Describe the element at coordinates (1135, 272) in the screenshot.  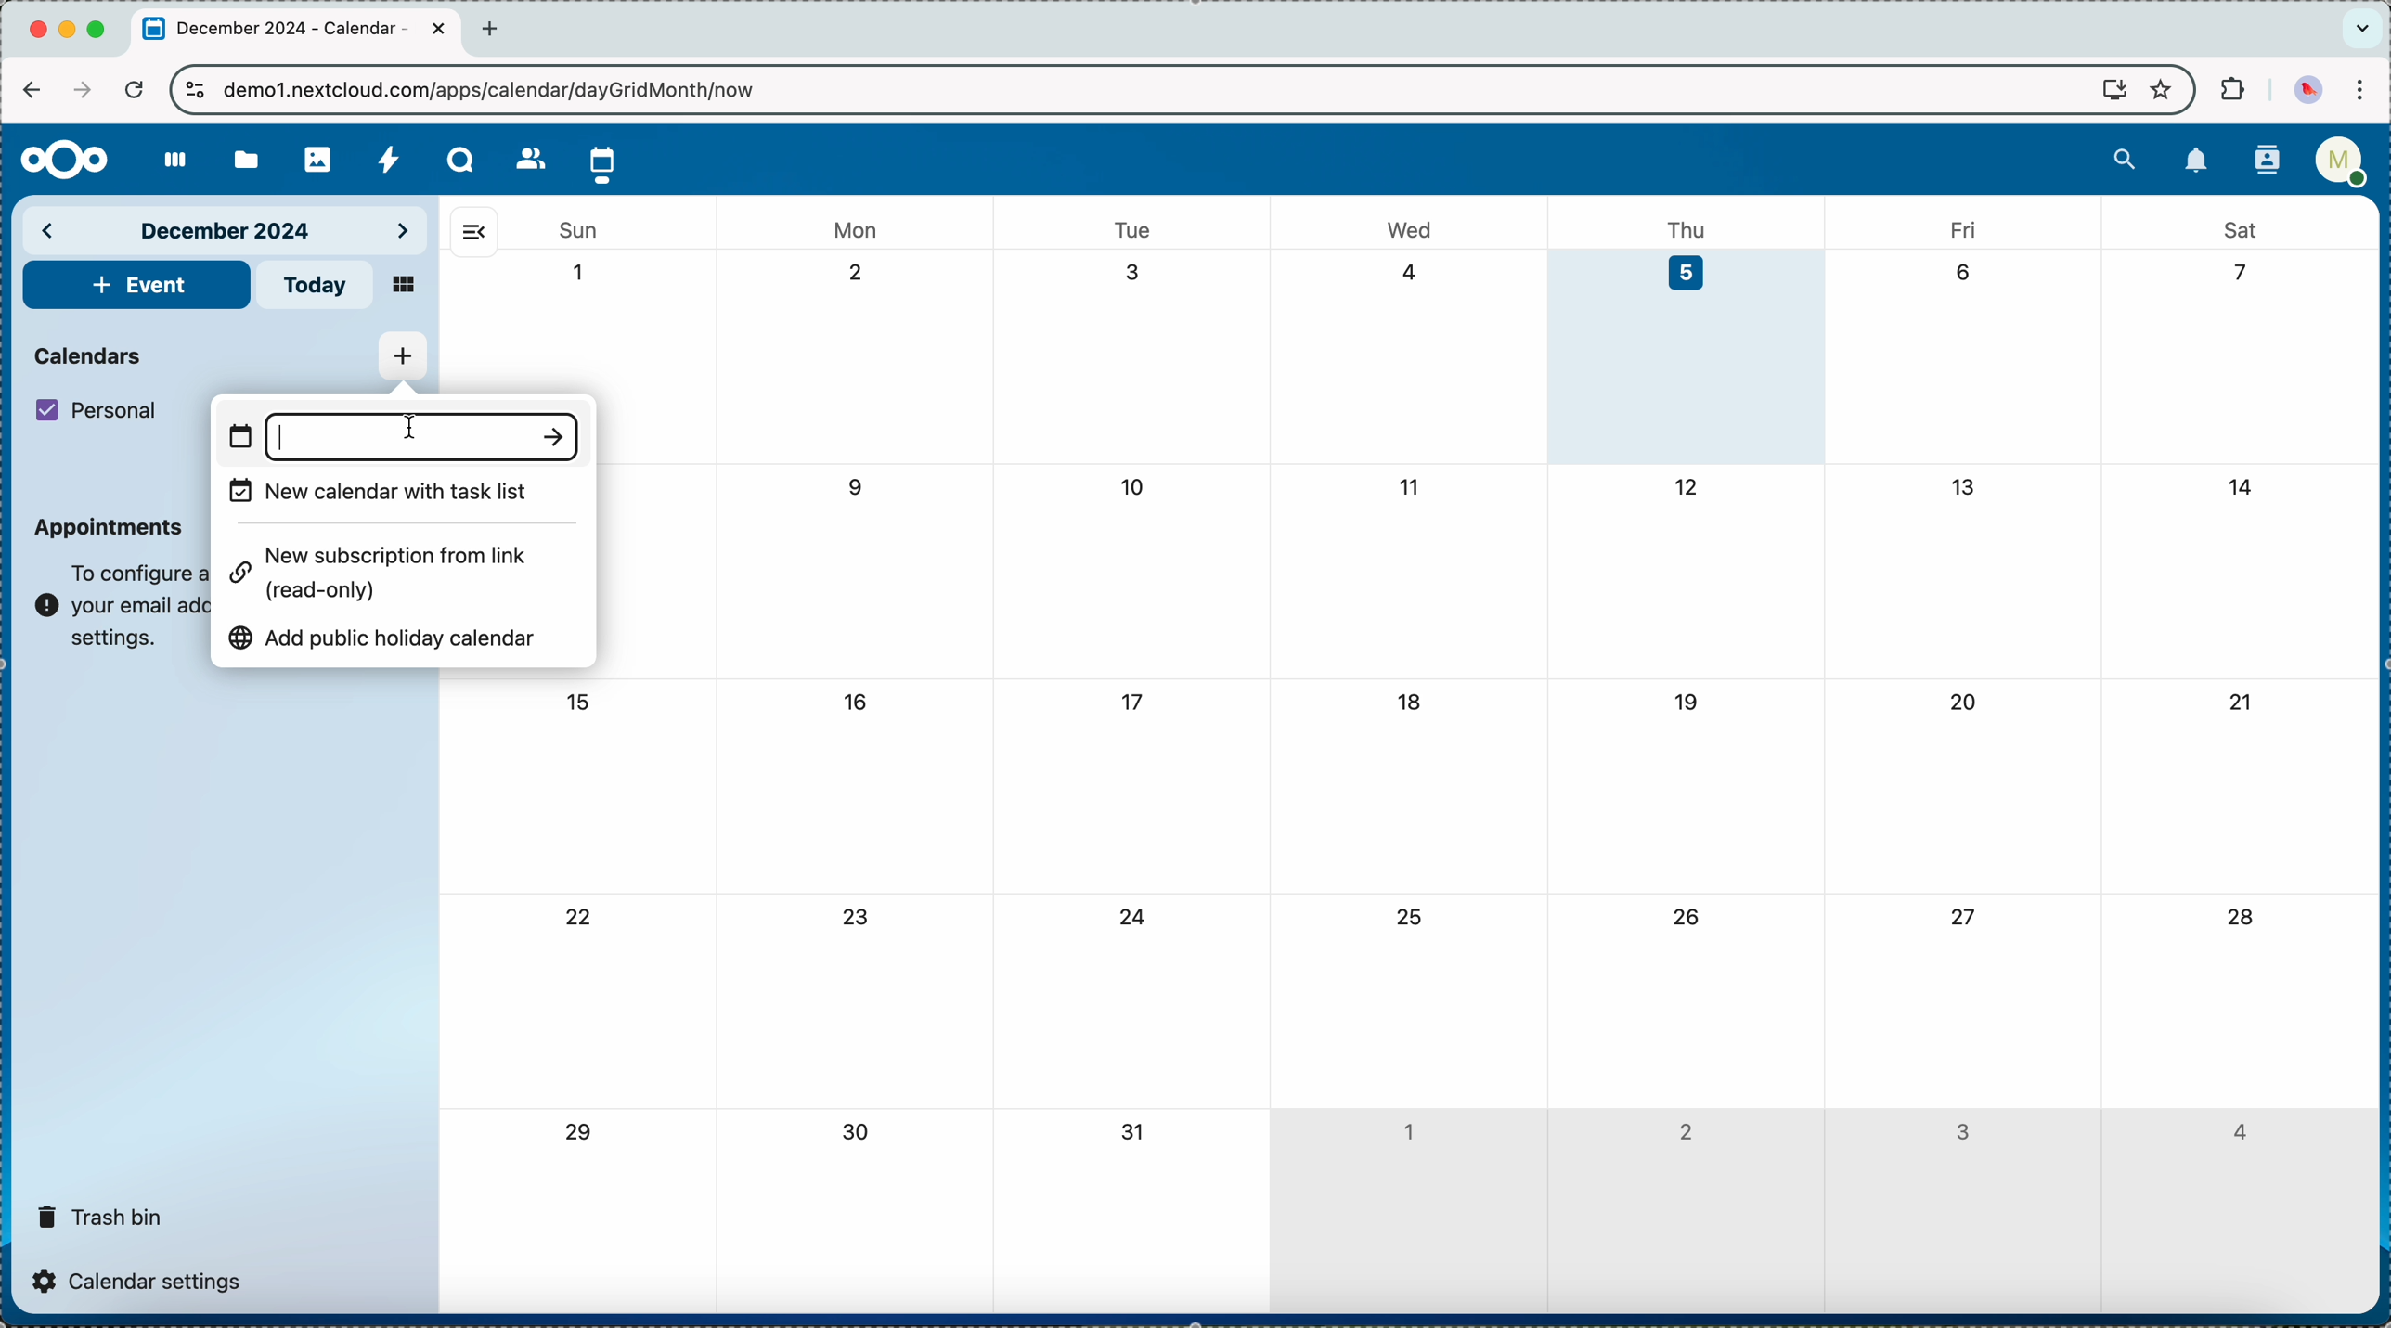
I see `3` at that location.